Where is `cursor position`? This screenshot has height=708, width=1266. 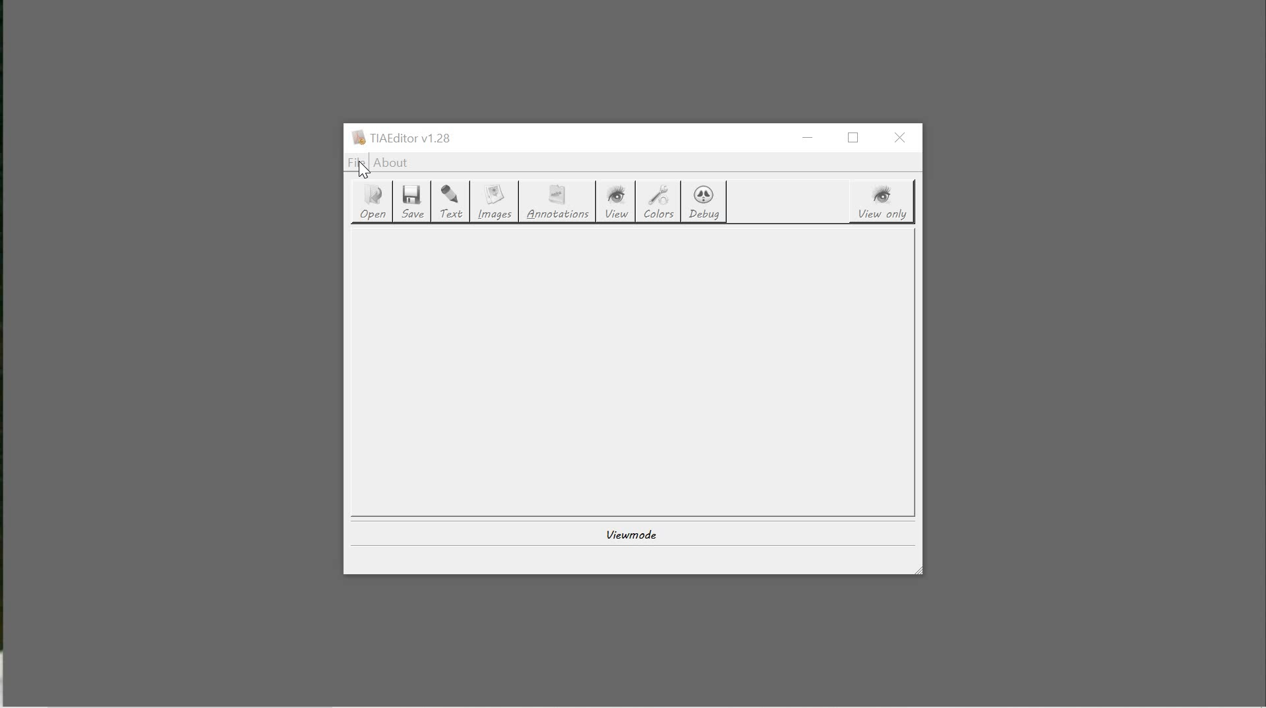
cursor position is located at coordinates (363, 166).